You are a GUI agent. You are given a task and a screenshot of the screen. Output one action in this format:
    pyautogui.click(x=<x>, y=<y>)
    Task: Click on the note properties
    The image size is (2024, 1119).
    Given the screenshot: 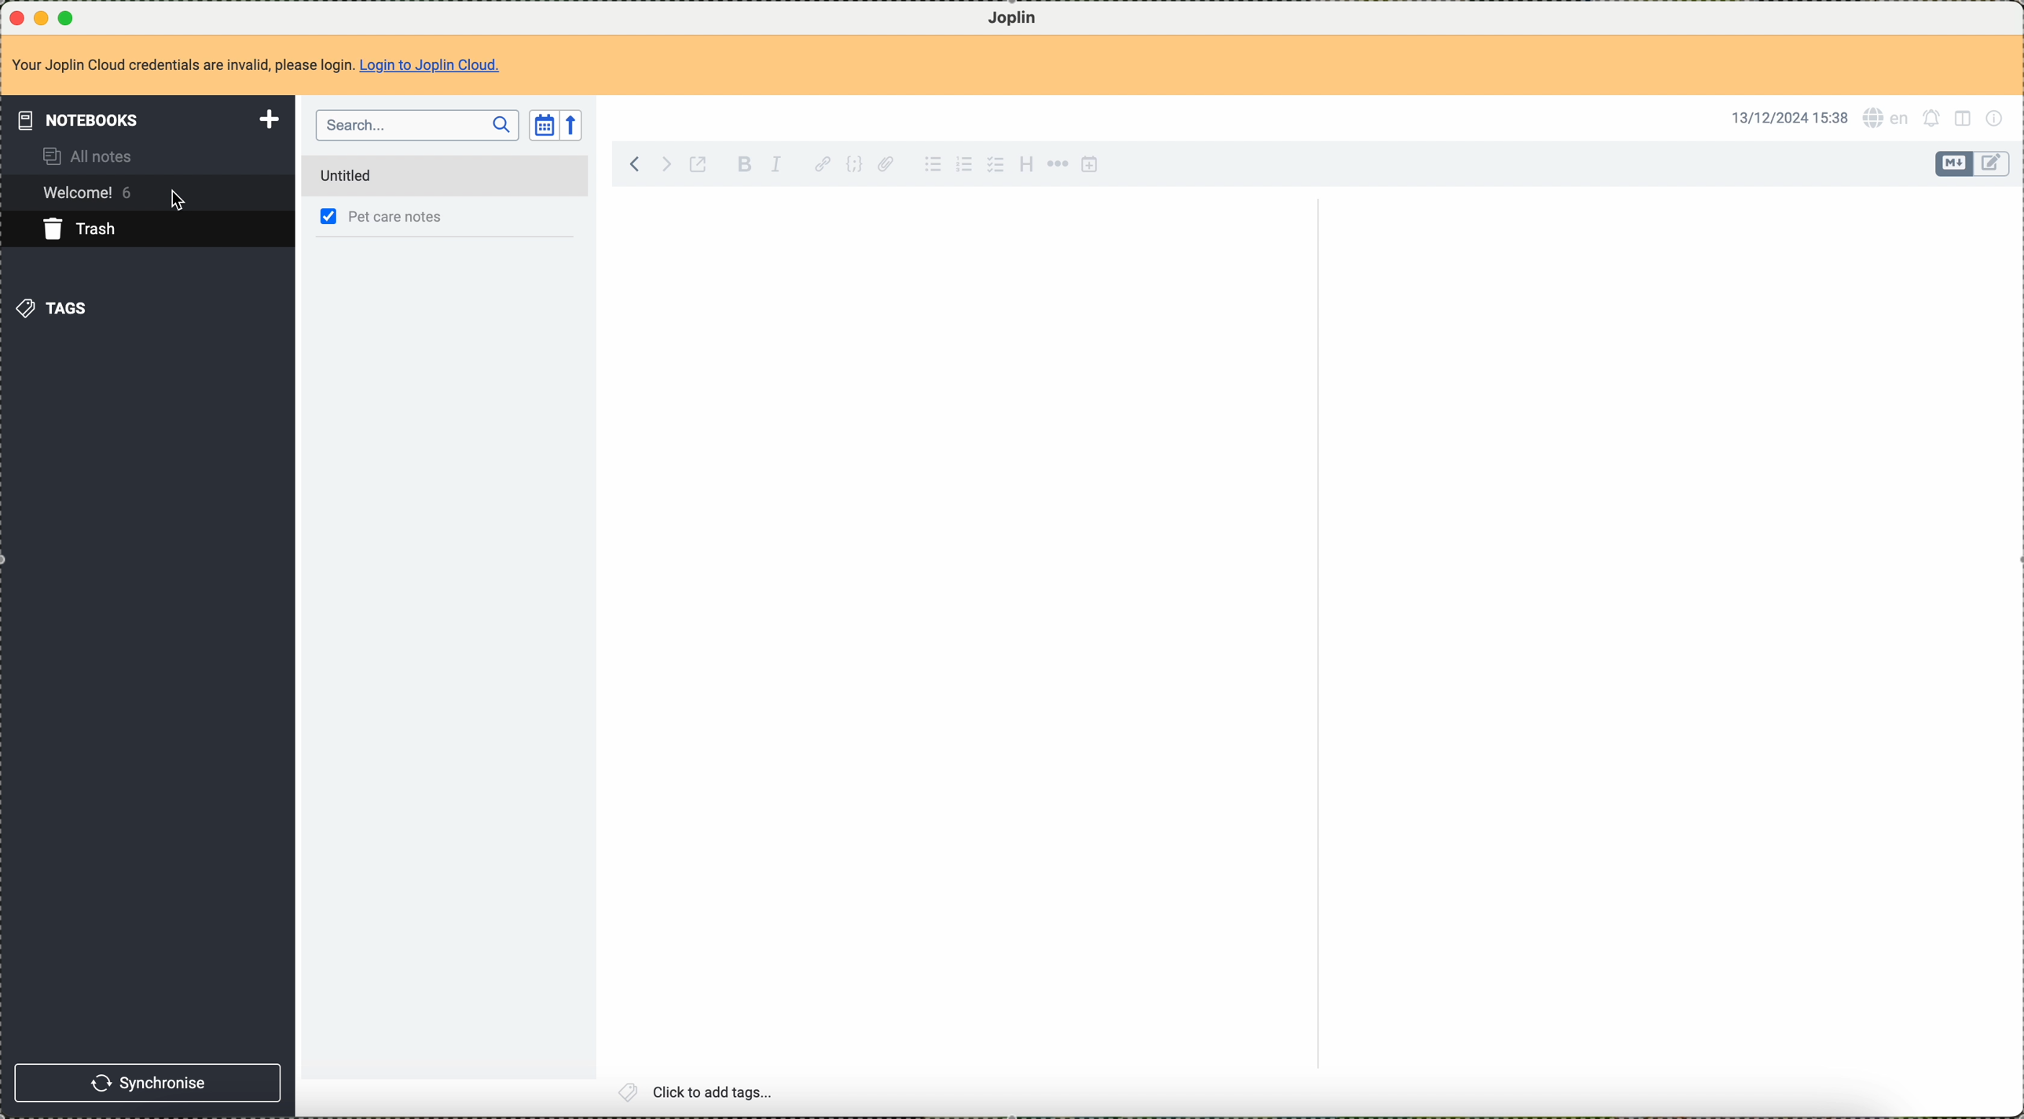 What is the action you would take?
    pyautogui.click(x=1999, y=119)
    